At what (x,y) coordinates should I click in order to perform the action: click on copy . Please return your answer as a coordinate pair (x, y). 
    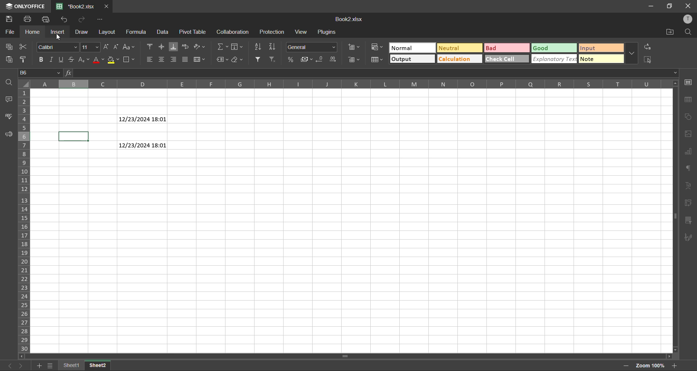
    Looking at the image, I should click on (8, 46).